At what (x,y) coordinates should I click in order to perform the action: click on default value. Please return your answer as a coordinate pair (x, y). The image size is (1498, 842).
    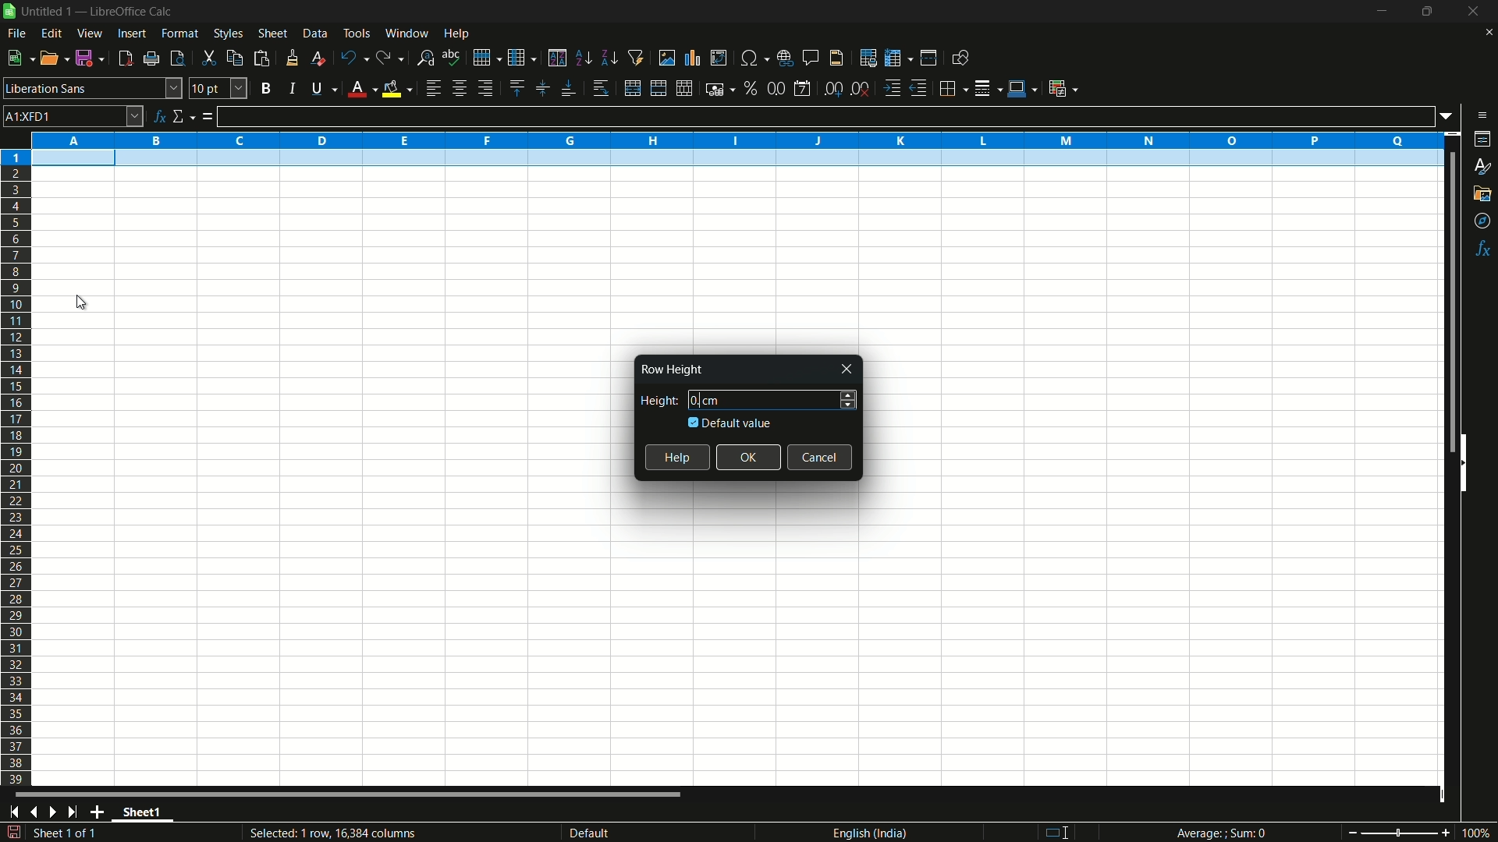
    Looking at the image, I should click on (731, 423).